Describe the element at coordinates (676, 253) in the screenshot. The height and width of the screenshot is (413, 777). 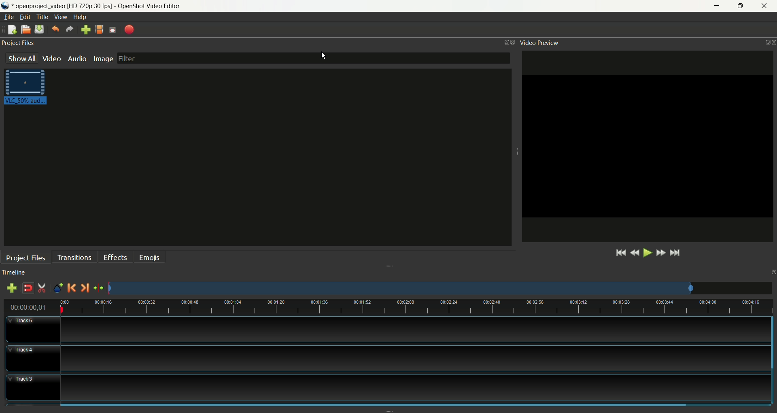
I see `jump to end` at that location.